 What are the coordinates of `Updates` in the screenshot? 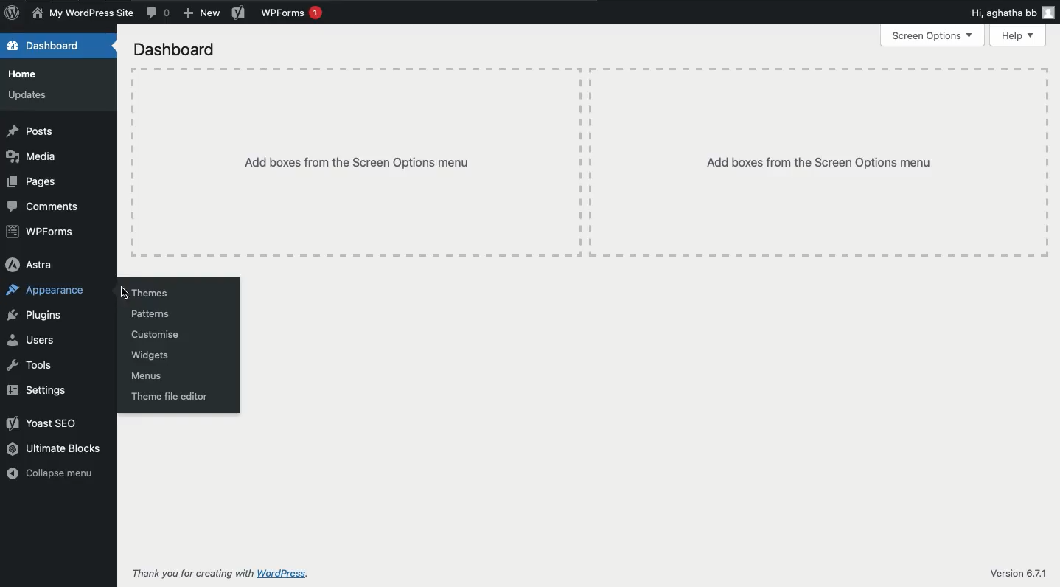 It's located at (30, 95).